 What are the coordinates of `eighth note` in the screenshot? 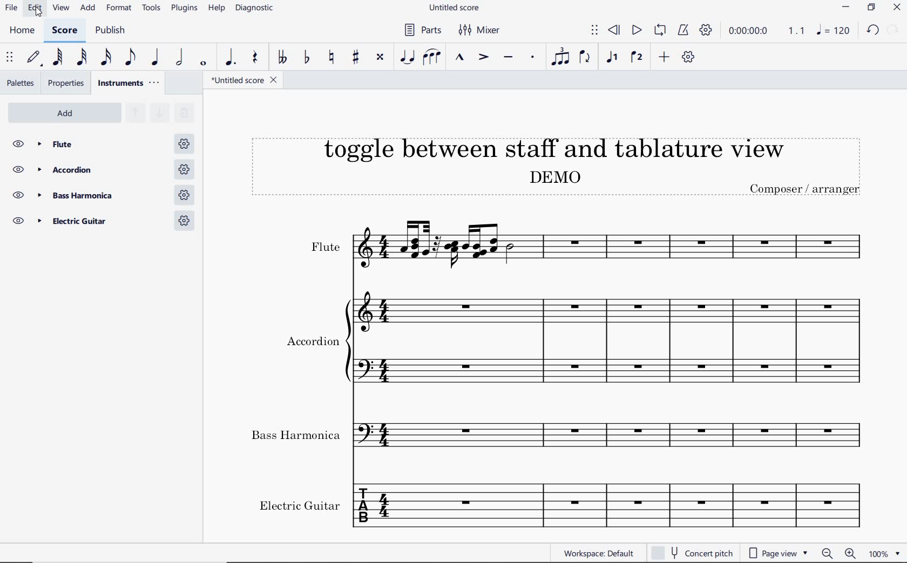 It's located at (129, 58).